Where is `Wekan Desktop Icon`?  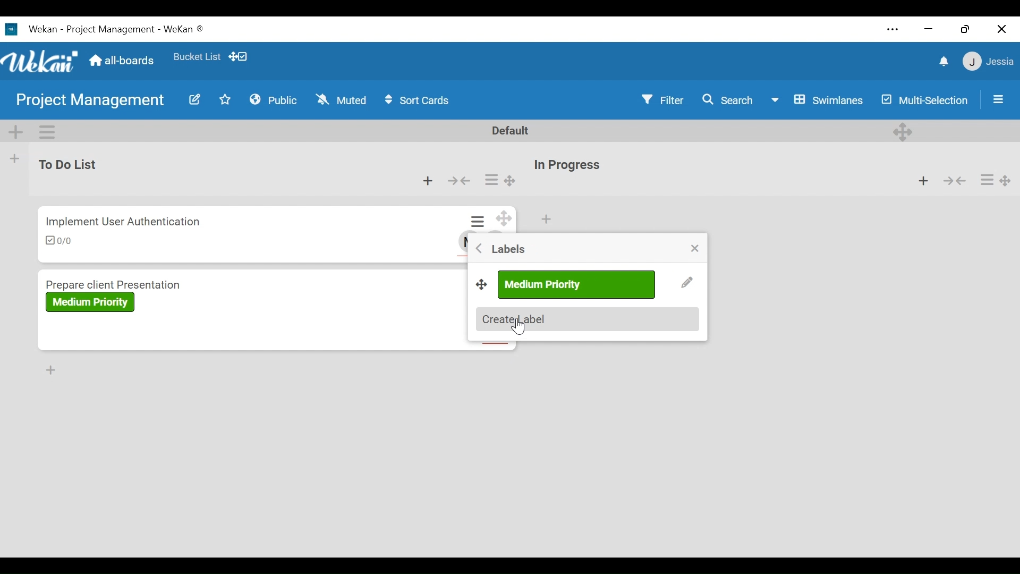 Wekan Desktop Icon is located at coordinates (109, 28).